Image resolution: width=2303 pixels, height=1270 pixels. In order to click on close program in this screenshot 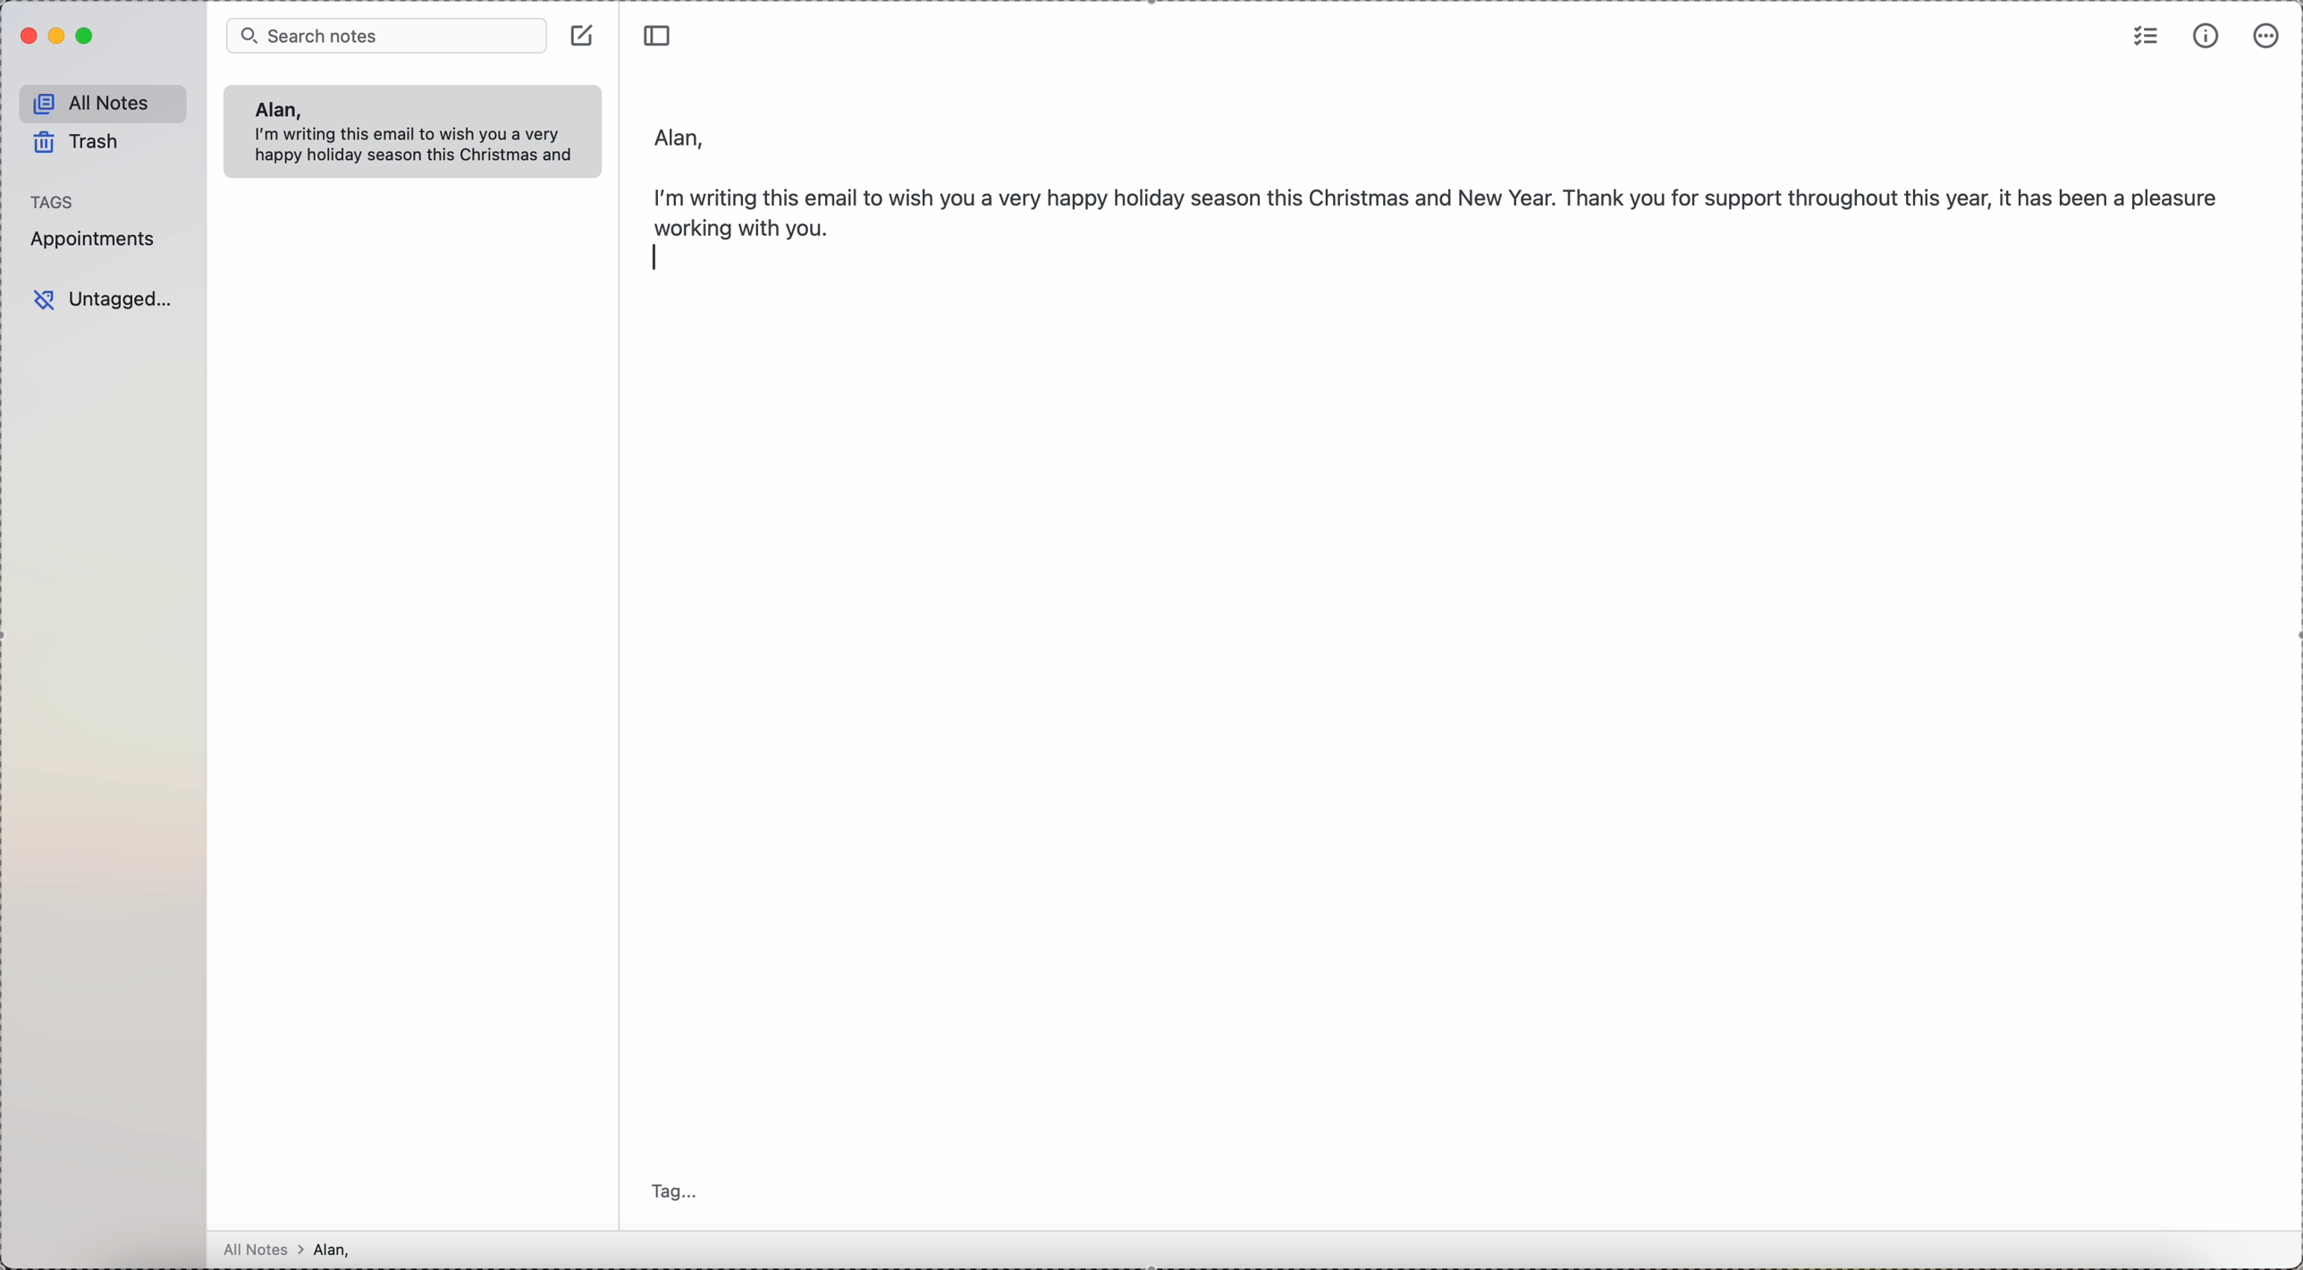, I will do `click(26, 37)`.